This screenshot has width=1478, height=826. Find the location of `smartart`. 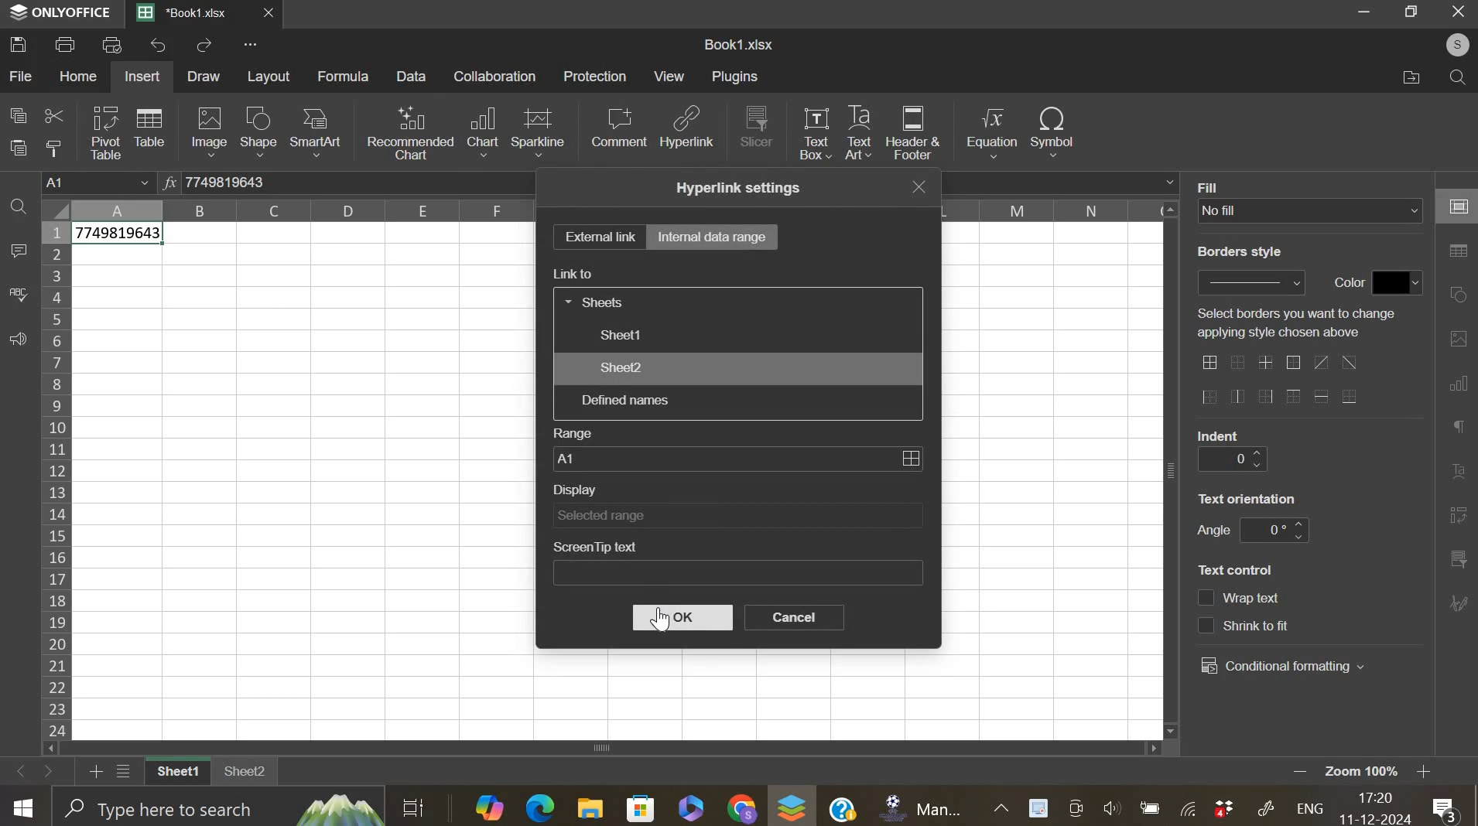

smartart is located at coordinates (314, 131).